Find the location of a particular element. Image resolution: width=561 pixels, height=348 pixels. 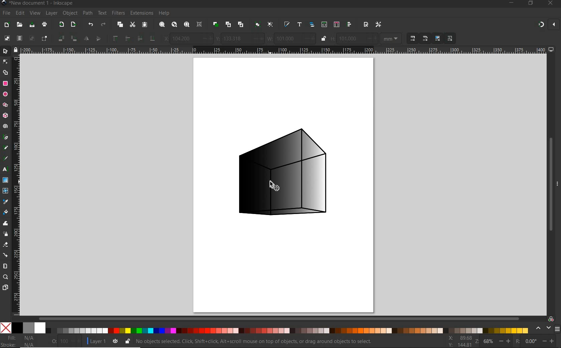

LOWER SELECTION is located at coordinates (152, 38).